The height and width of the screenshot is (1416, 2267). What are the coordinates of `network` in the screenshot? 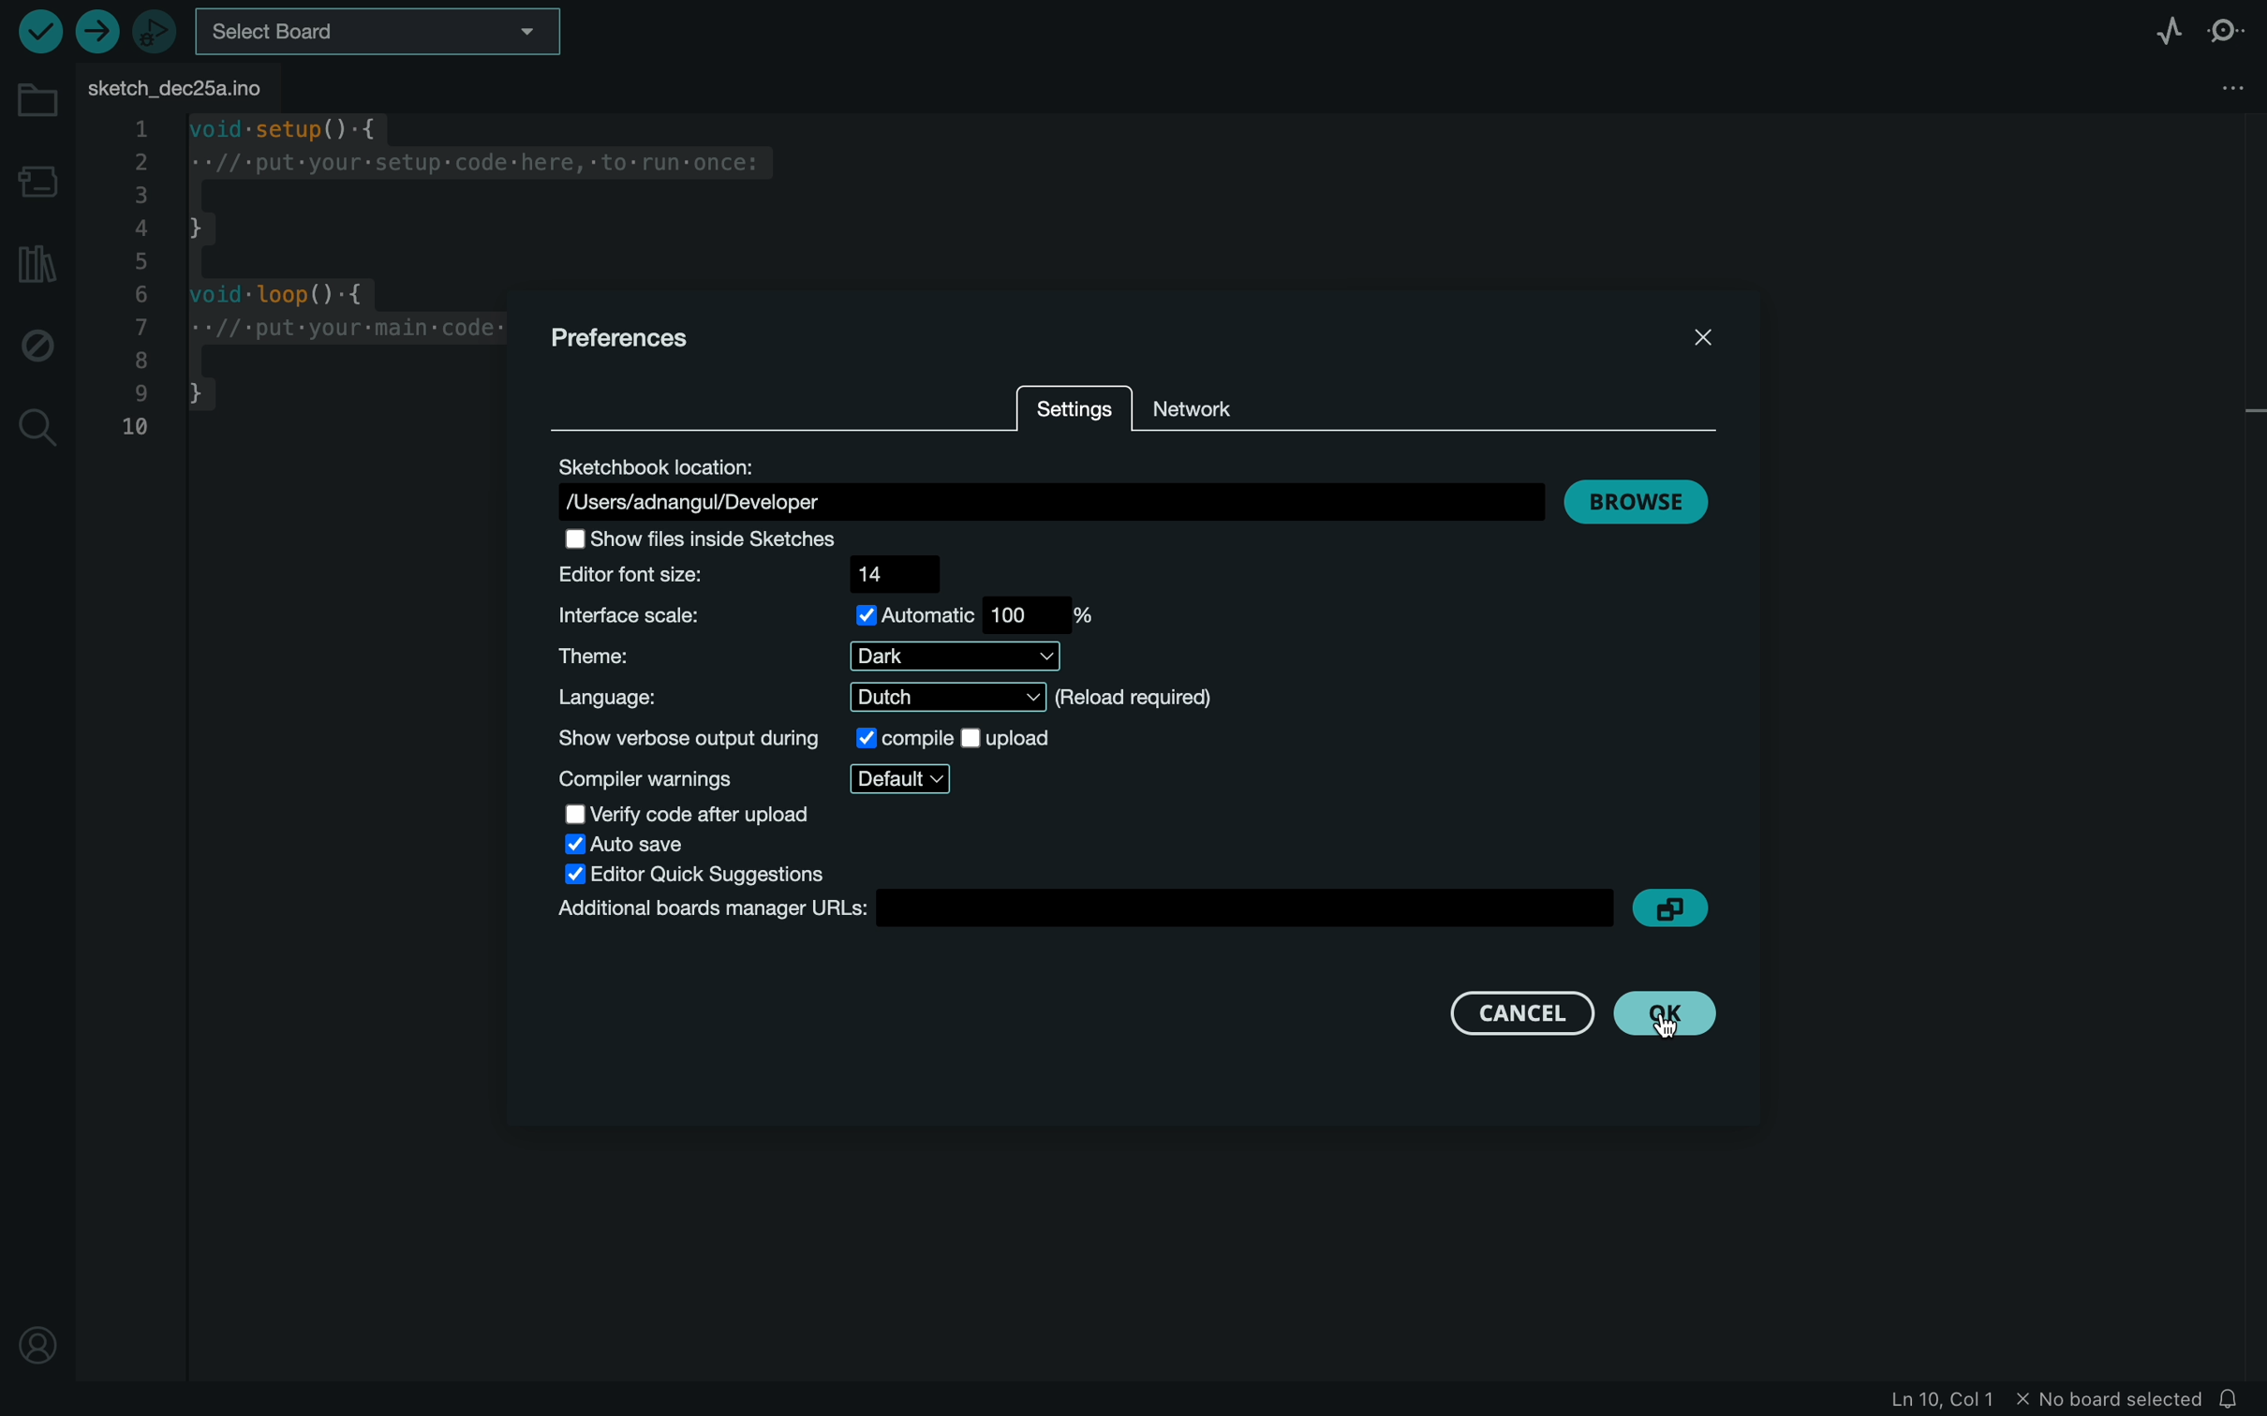 It's located at (1226, 395).